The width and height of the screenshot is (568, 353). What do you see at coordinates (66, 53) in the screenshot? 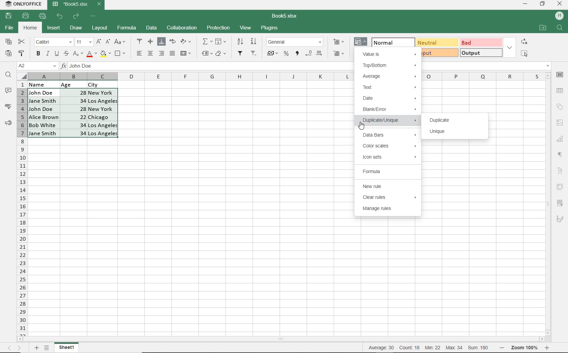
I see `STRIKETHROUGH` at bounding box center [66, 53].